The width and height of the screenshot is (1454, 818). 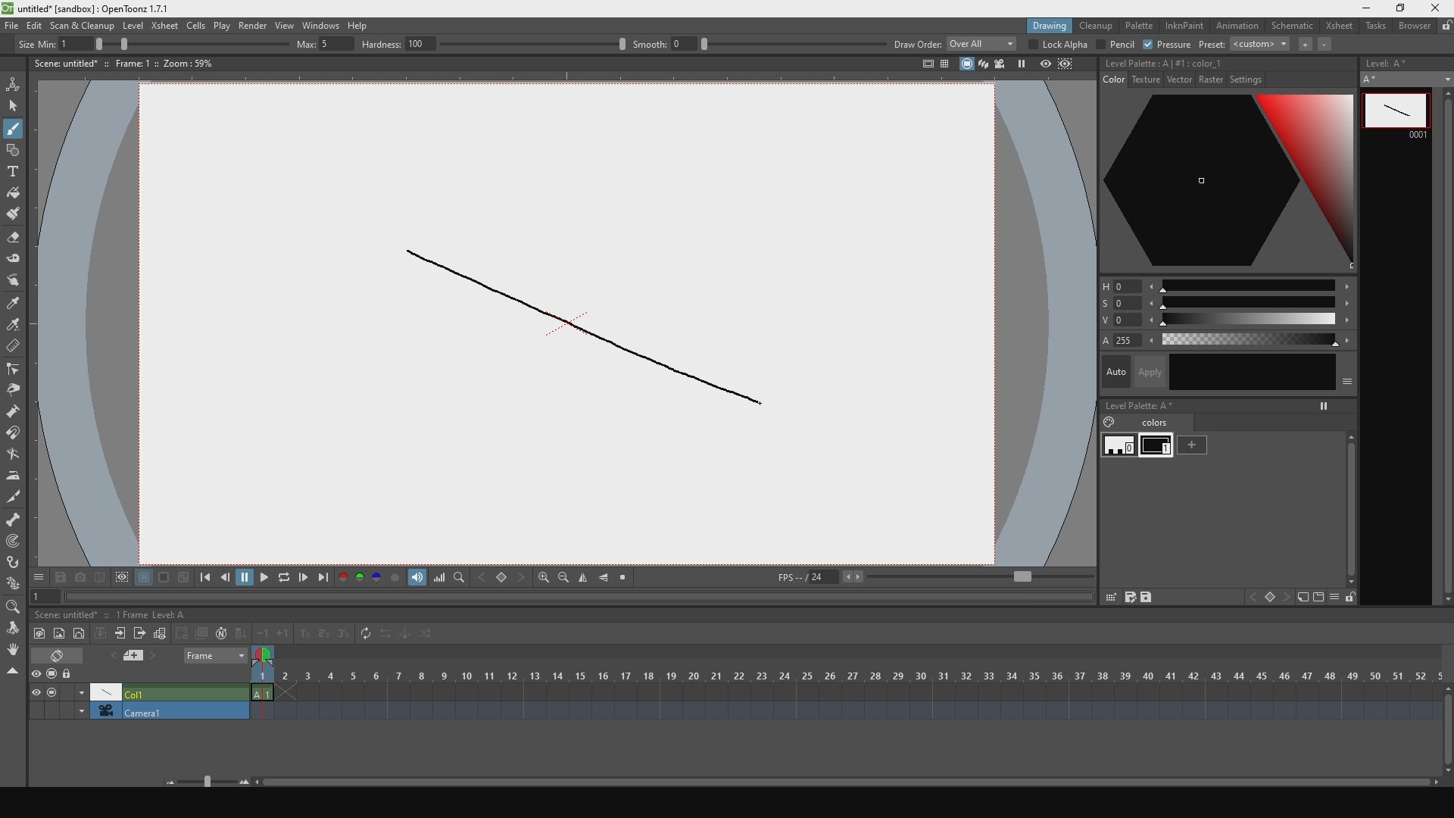 What do you see at coordinates (1212, 45) in the screenshot?
I see `preset` at bounding box center [1212, 45].